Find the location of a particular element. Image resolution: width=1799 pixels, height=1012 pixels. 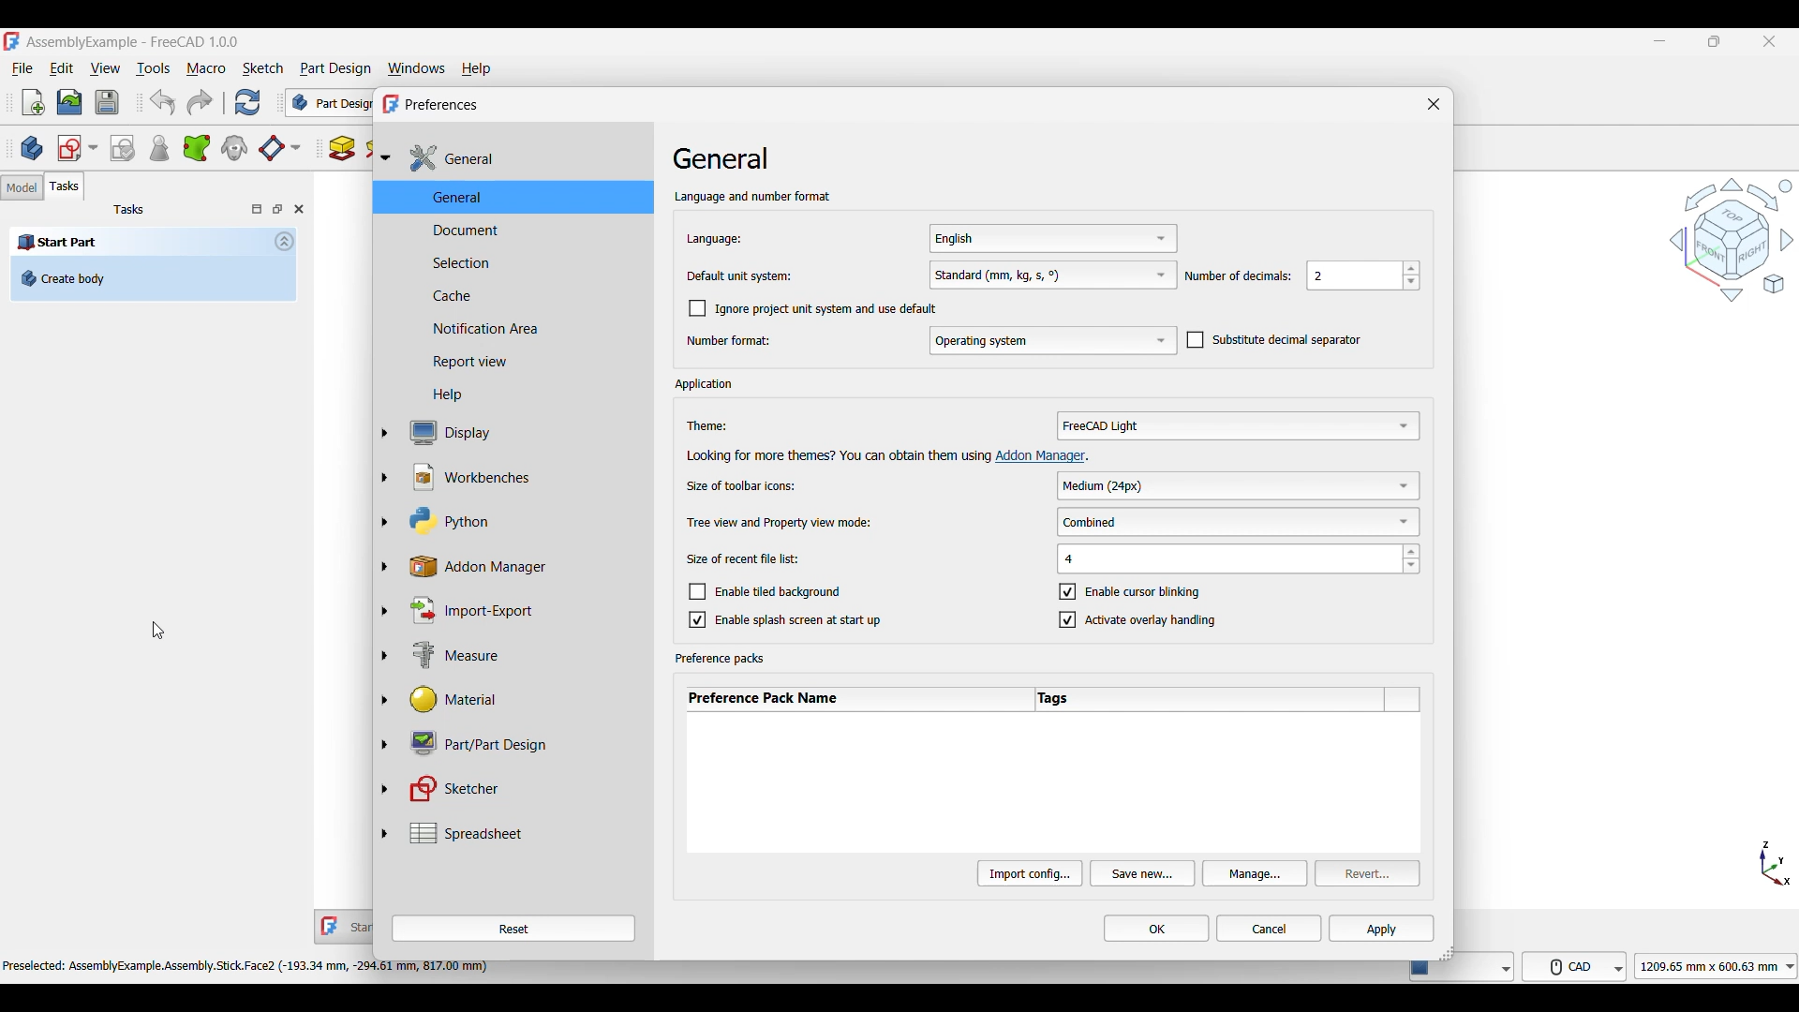

Redo is located at coordinates (201, 103).